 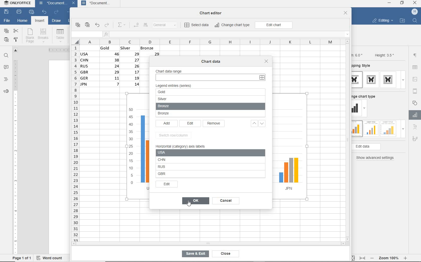 What do you see at coordinates (406, 257) in the screenshot?
I see `zoom in` at bounding box center [406, 257].